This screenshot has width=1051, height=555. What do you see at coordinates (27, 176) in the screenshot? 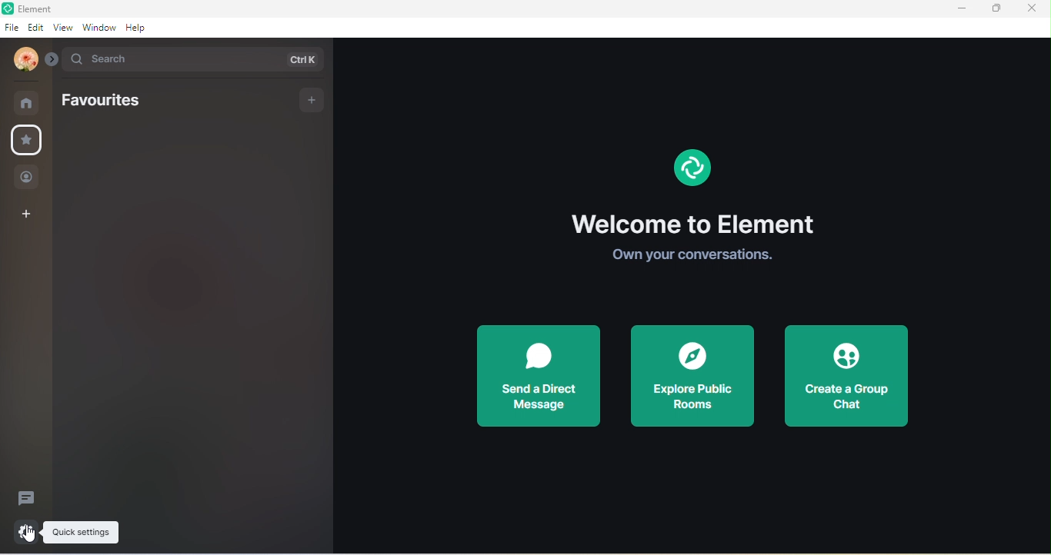
I see `people` at bounding box center [27, 176].